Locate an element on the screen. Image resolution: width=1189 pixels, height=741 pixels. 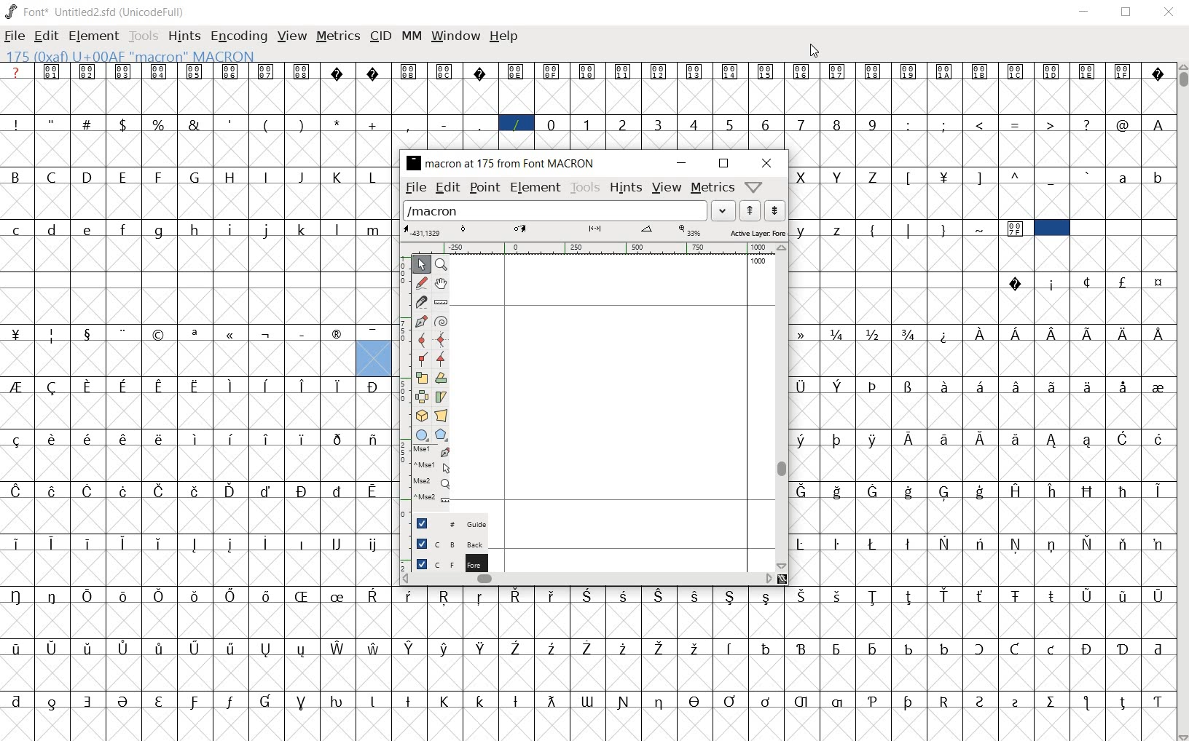
Symbol is located at coordinates (17, 490).